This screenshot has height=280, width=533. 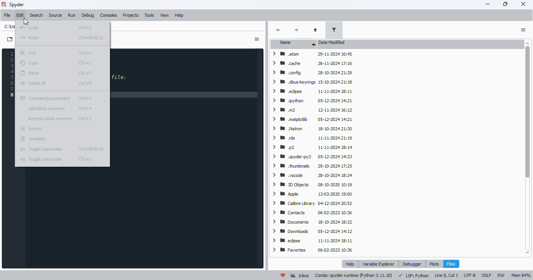 What do you see at coordinates (47, 108) in the screenshot?
I see `add block comment` at bounding box center [47, 108].